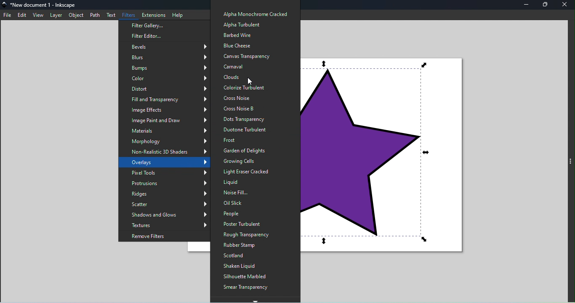 This screenshot has height=303, width=575. Describe the element at coordinates (251, 77) in the screenshot. I see `Clouds` at that location.